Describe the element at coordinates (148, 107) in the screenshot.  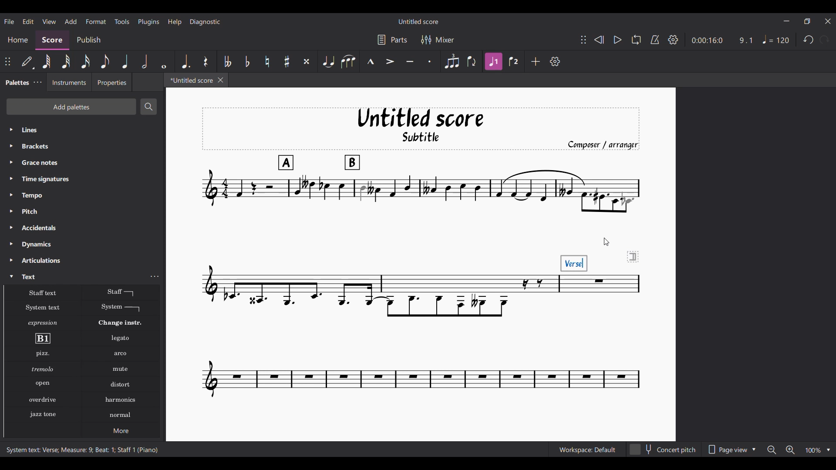
I see `Search` at that location.